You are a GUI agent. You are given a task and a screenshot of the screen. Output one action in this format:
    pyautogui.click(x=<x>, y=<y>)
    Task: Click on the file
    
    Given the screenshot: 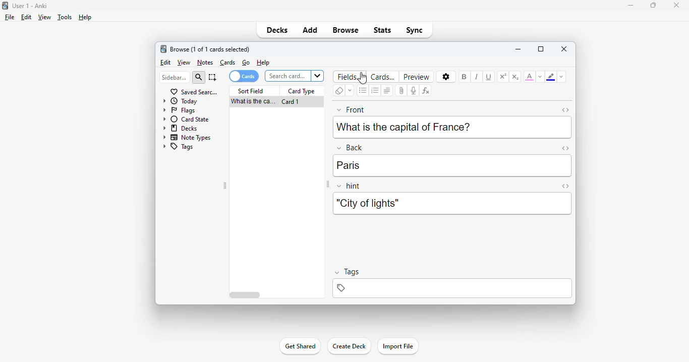 What is the action you would take?
    pyautogui.click(x=10, y=17)
    